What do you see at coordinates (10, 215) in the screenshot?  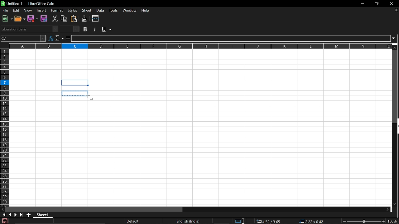 I see `Previous sheet` at bounding box center [10, 215].